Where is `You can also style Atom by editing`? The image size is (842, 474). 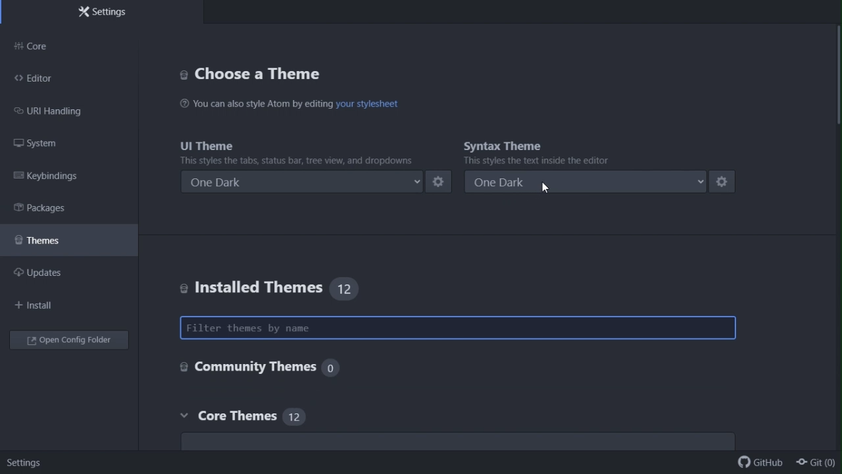 You can also style Atom by editing is located at coordinates (255, 104).